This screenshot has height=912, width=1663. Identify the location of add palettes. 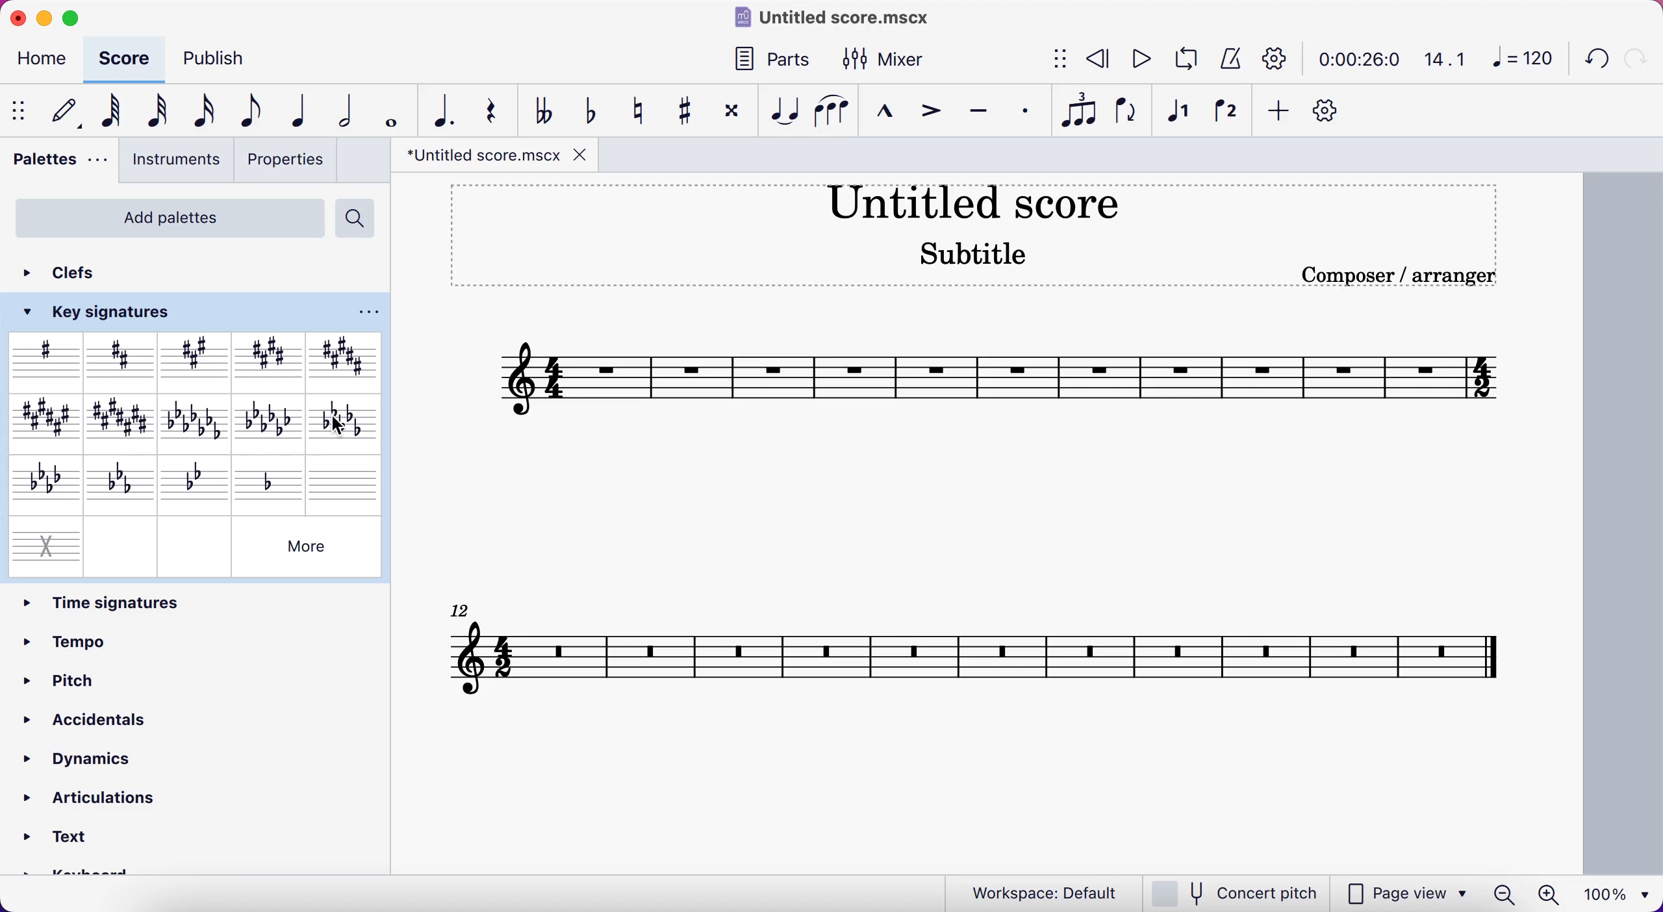
(166, 216).